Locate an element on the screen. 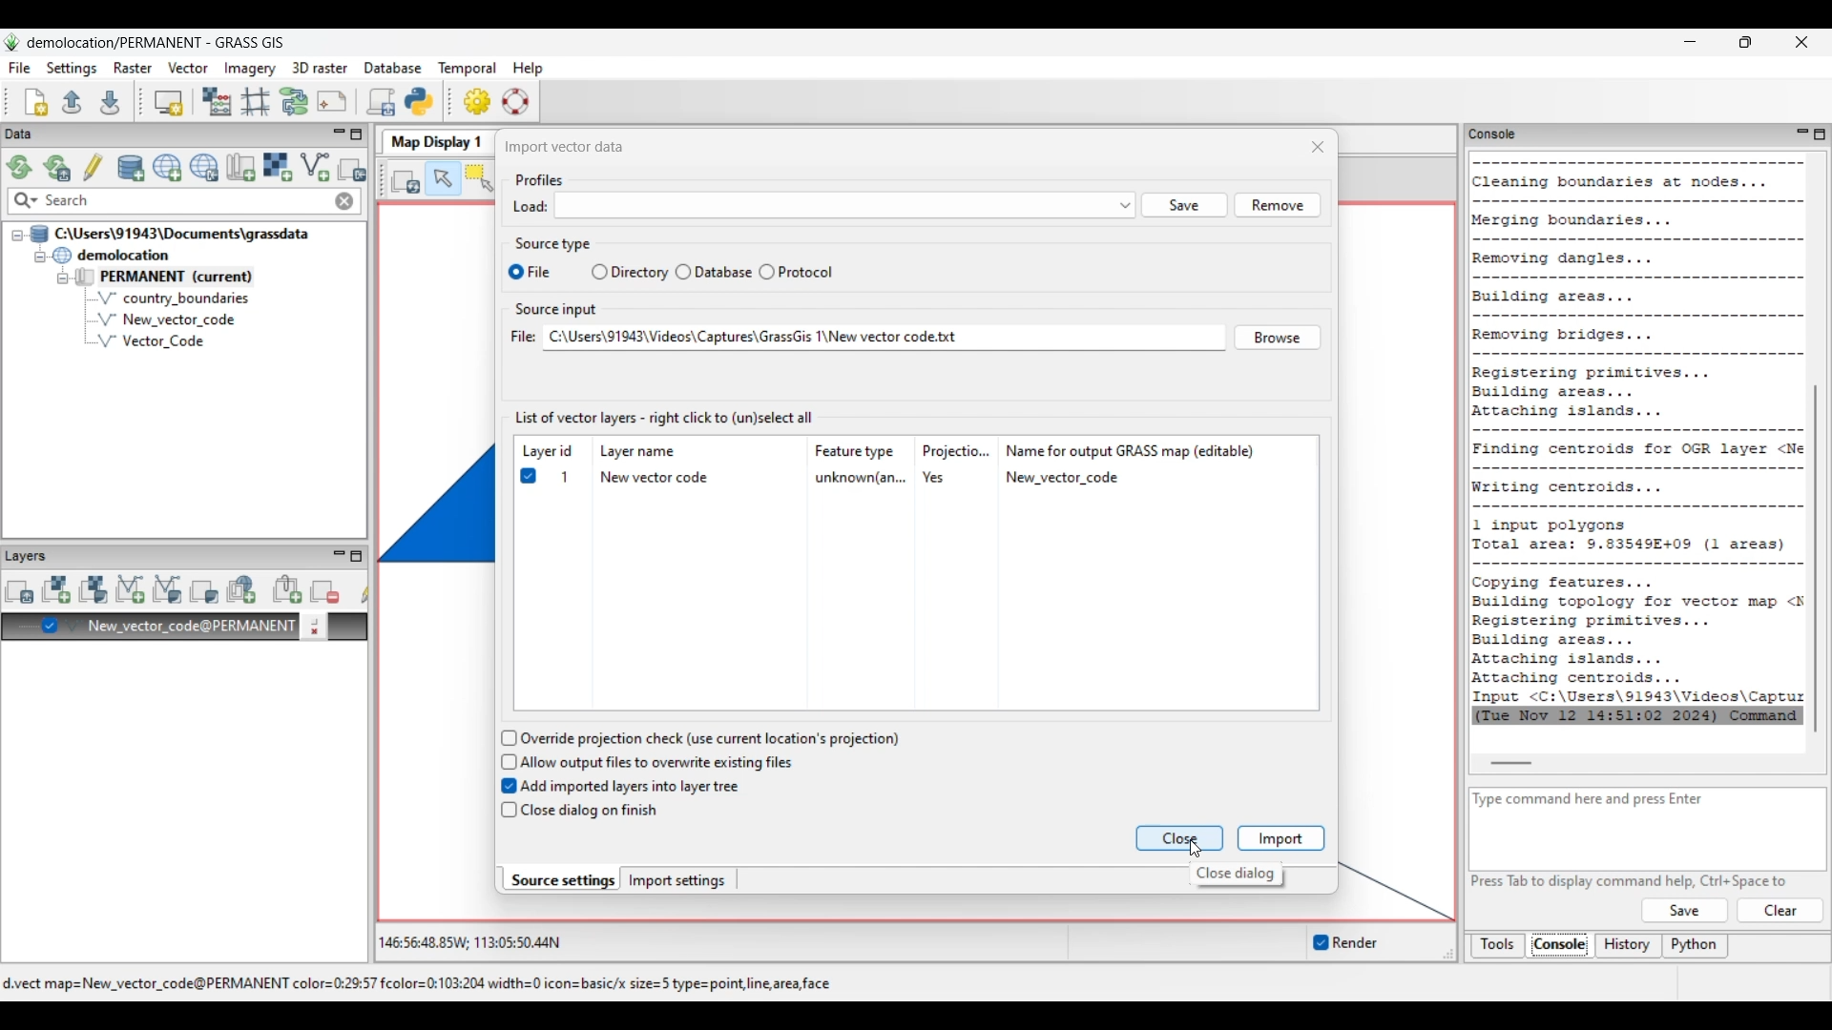  Minimize is located at coordinates (1690, 42).